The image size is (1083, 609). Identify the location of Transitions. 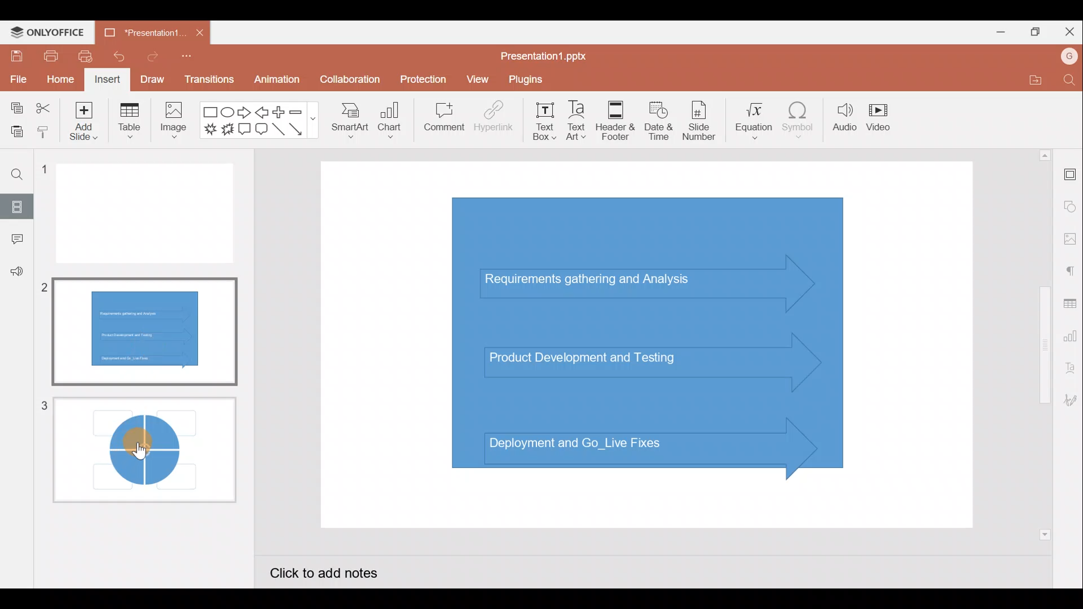
(208, 79).